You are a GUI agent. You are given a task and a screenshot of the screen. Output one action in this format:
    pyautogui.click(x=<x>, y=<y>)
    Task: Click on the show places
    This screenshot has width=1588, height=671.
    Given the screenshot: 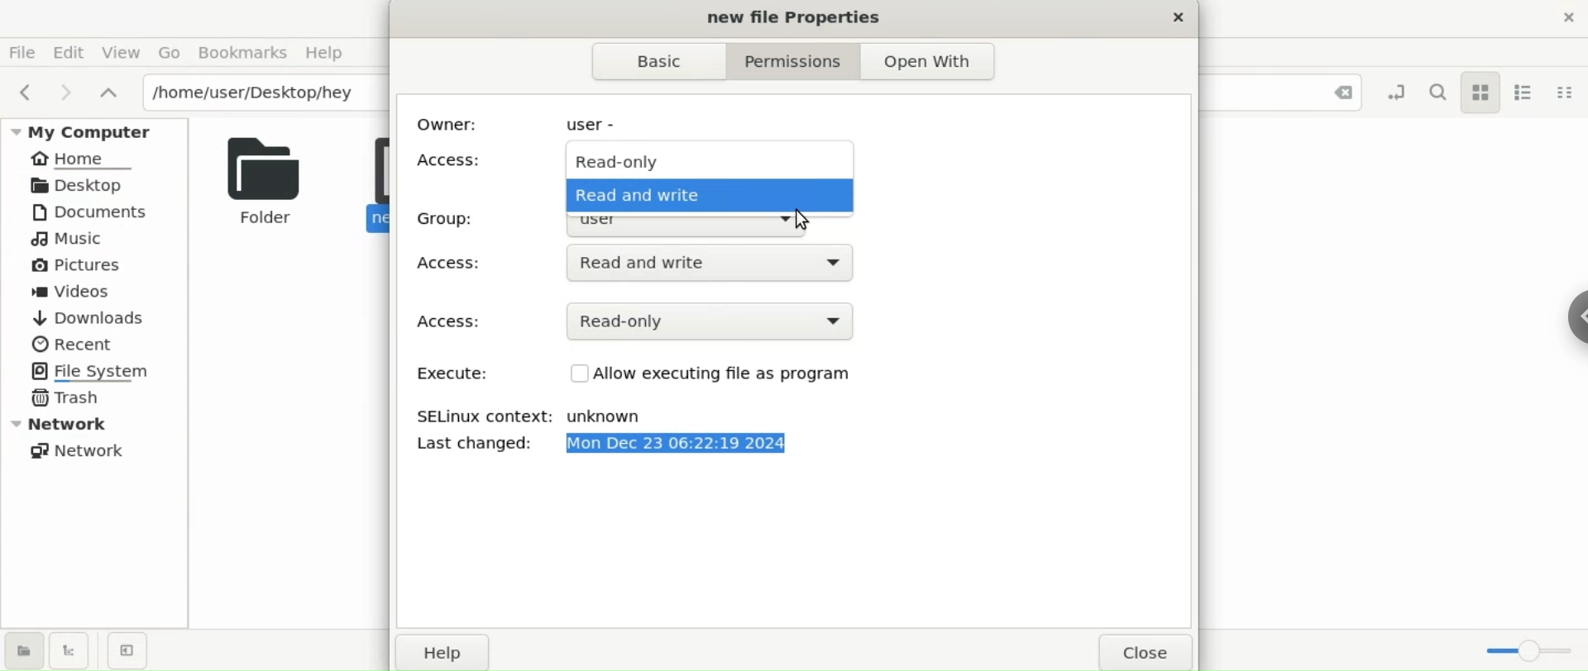 What is the action you would take?
    pyautogui.click(x=23, y=650)
    